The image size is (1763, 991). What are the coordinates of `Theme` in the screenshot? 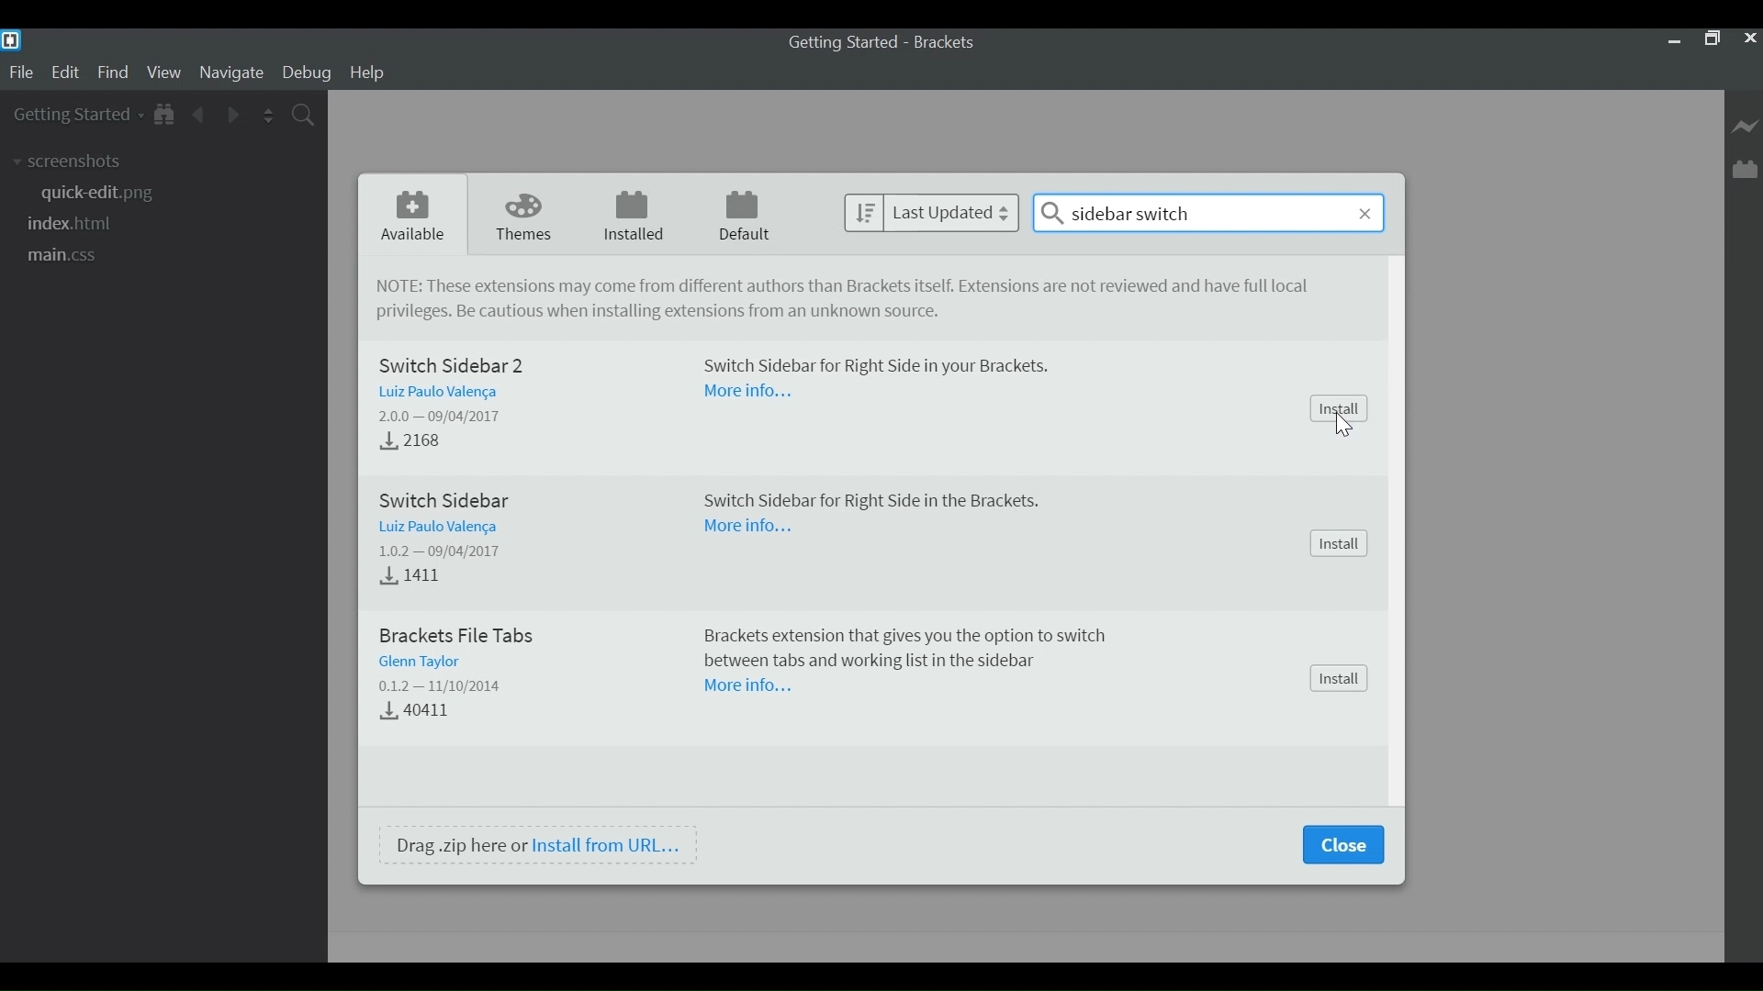 It's located at (528, 216).